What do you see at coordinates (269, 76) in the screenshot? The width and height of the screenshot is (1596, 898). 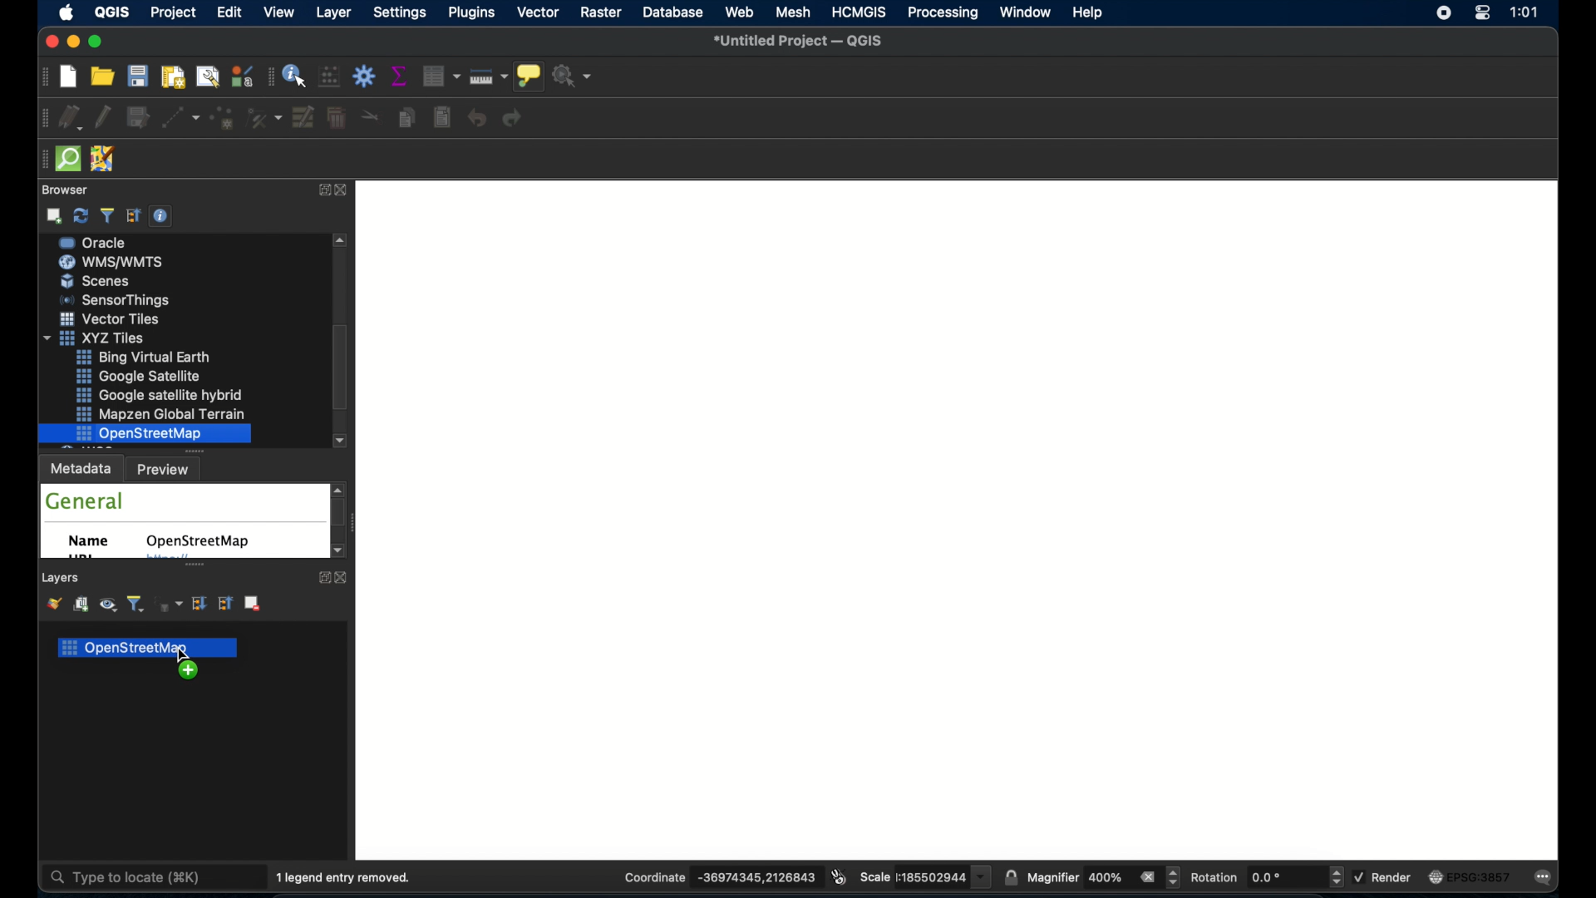 I see `attributes toolbar` at bounding box center [269, 76].